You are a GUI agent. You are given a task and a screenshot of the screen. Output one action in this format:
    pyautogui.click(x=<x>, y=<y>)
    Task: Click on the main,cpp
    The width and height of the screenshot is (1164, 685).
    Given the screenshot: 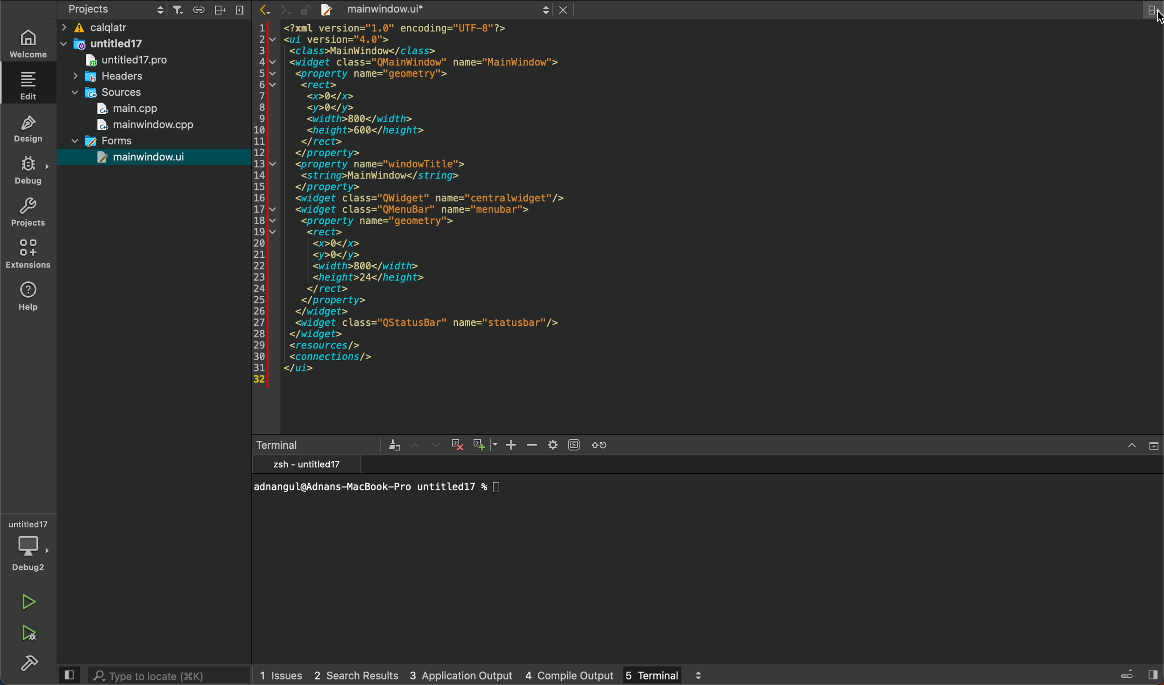 What is the action you would take?
    pyautogui.click(x=133, y=109)
    